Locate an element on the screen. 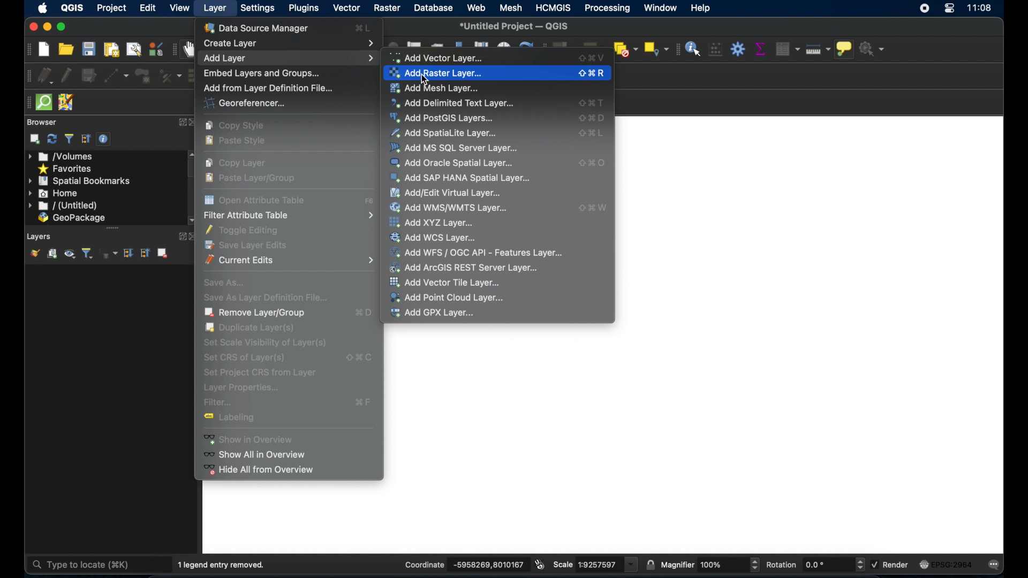  set csr of layers is located at coordinates (358, 356).